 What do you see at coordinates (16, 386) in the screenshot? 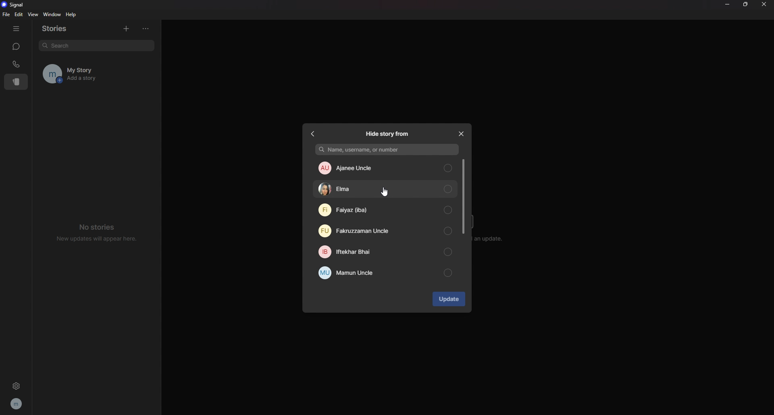
I see `settings` at bounding box center [16, 386].